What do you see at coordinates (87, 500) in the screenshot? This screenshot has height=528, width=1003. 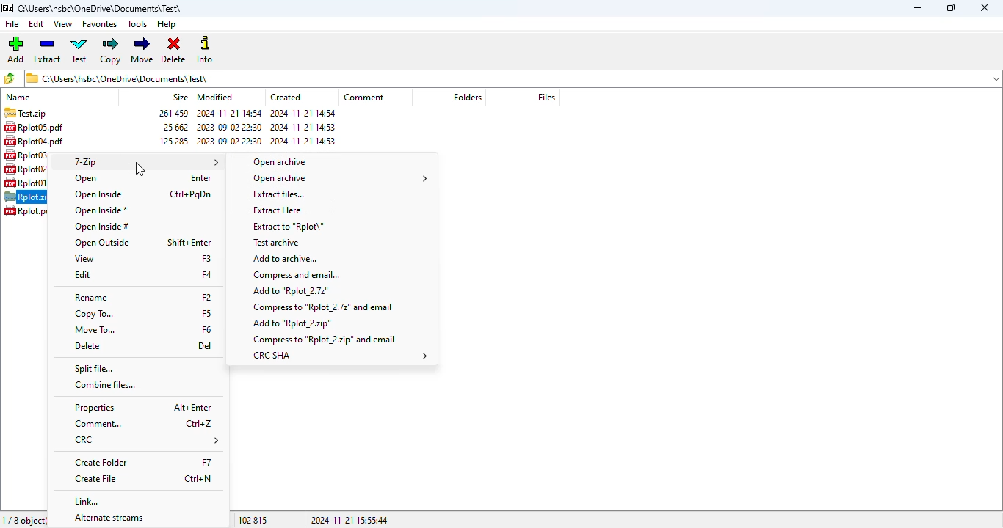 I see `link` at bounding box center [87, 500].